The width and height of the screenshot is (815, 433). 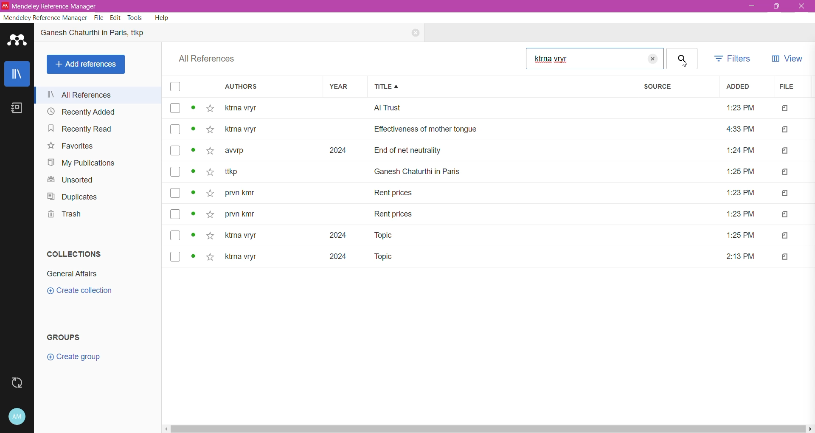 What do you see at coordinates (211, 194) in the screenshot?
I see `add to favorites` at bounding box center [211, 194].